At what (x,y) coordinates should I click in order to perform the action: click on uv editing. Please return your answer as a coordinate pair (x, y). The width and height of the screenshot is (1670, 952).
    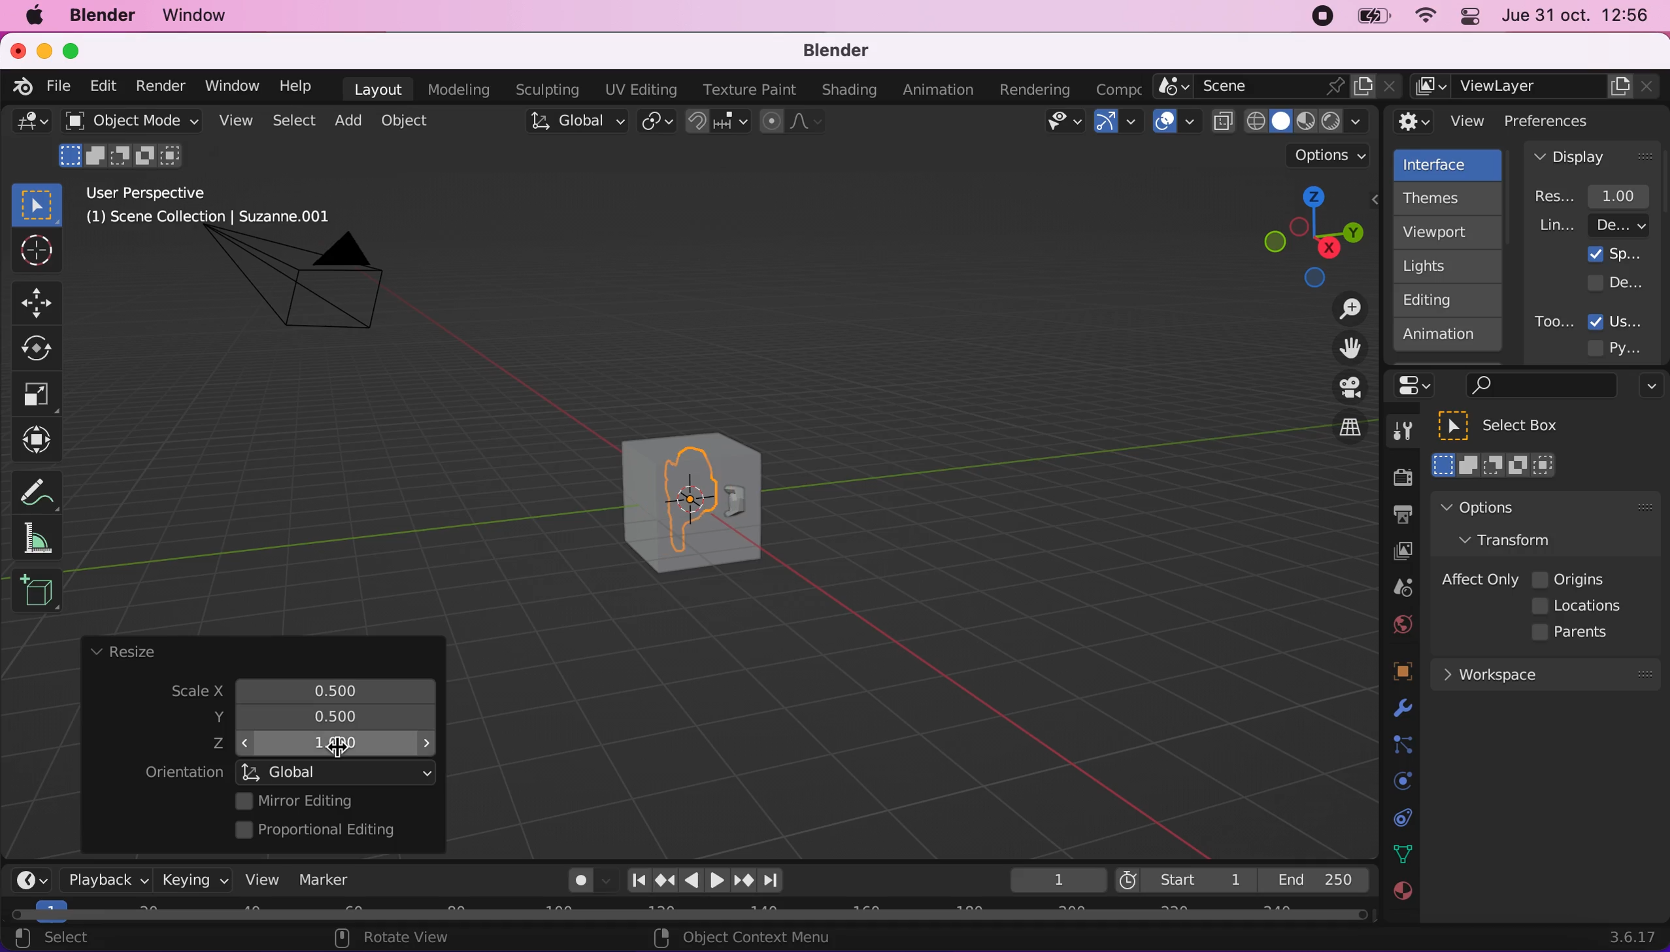
    Looking at the image, I should click on (640, 90).